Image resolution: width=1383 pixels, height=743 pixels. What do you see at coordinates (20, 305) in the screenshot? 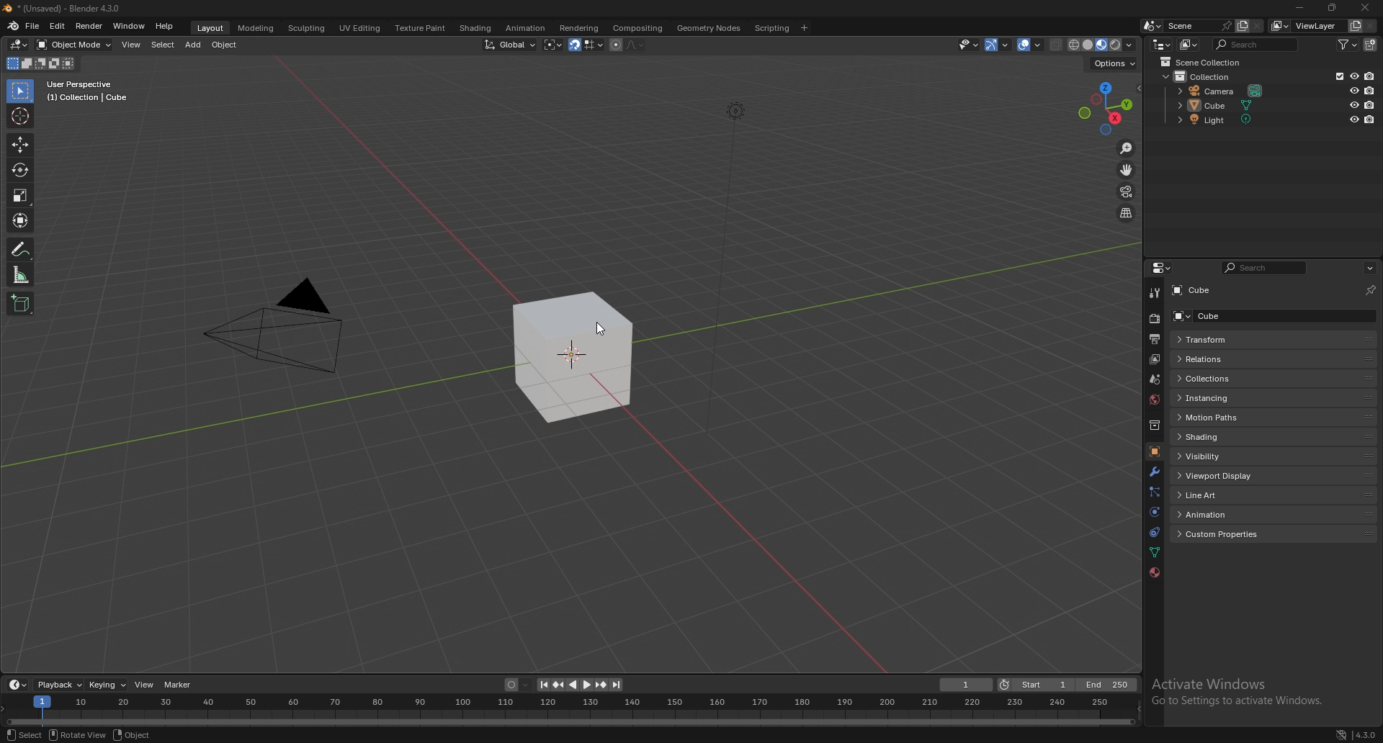
I see `add cube` at bounding box center [20, 305].